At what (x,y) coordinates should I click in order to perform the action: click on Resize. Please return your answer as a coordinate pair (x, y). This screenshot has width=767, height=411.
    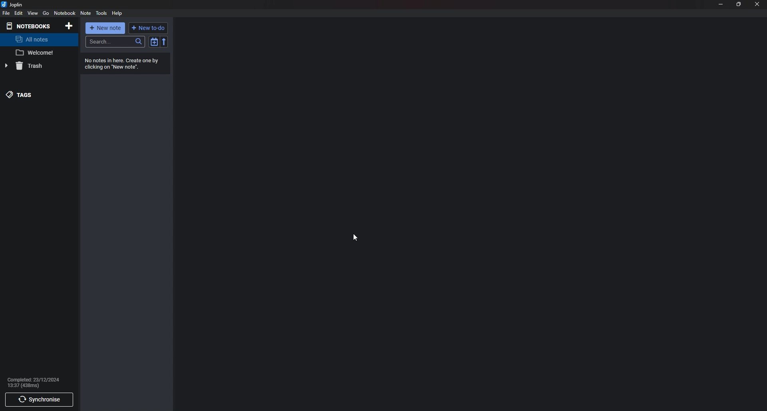
    Looking at the image, I should click on (739, 5).